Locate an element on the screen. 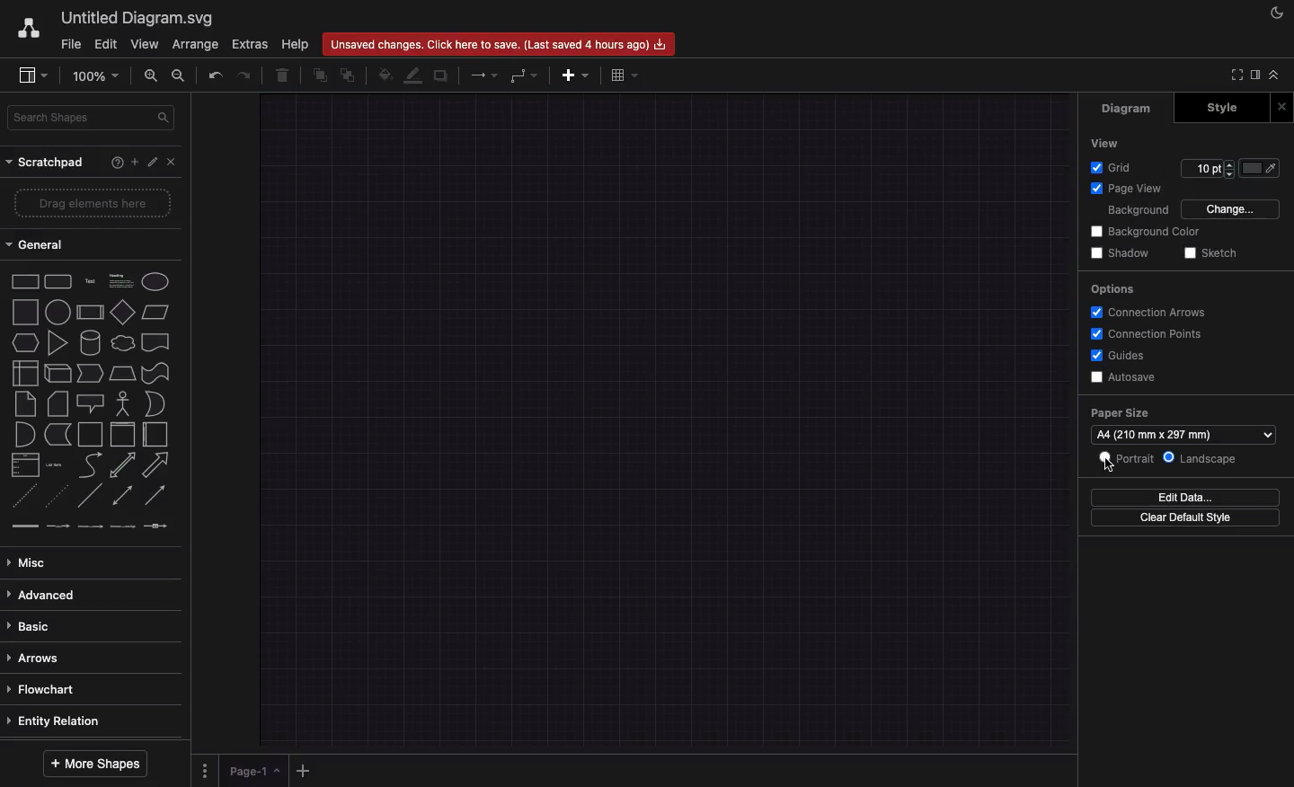 Image resolution: width=1294 pixels, height=787 pixels. Advanced is located at coordinates (46, 596).